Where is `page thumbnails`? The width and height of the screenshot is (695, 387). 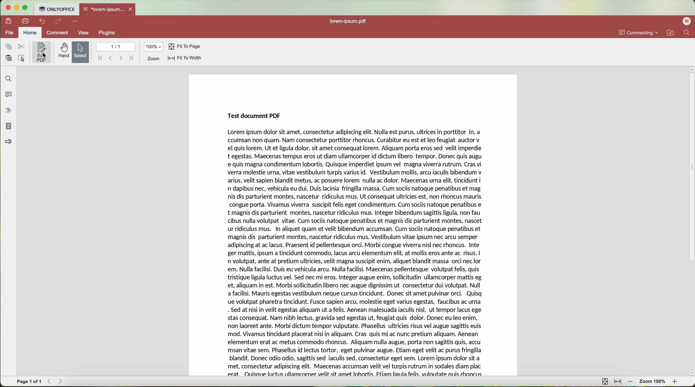
page thumbnails is located at coordinates (8, 126).